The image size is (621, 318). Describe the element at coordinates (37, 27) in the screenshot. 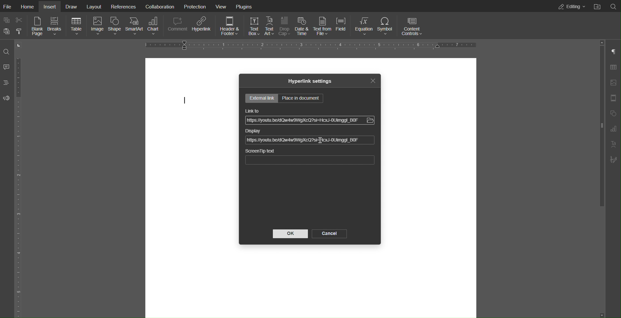

I see `Blank Page` at that location.